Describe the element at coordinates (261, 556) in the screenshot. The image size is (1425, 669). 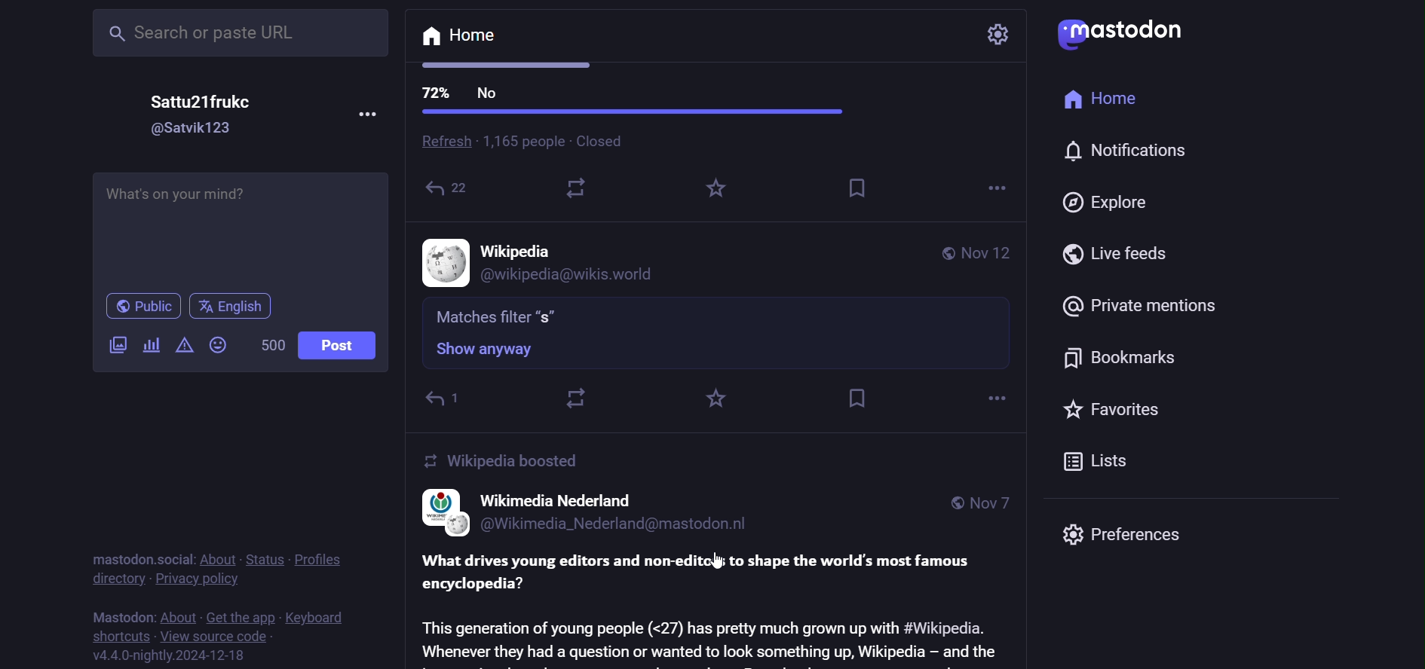
I see `status` at that location.